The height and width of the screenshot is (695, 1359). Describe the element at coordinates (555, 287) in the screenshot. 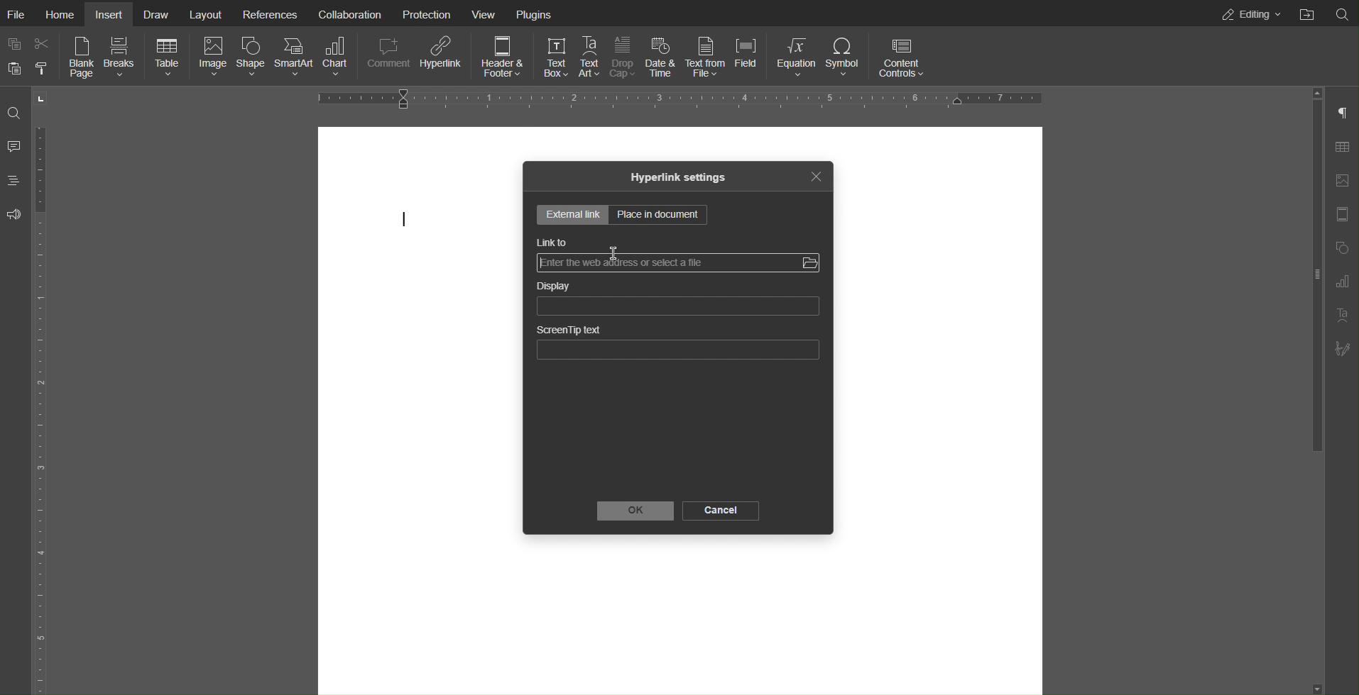

I see `Display` at that location.